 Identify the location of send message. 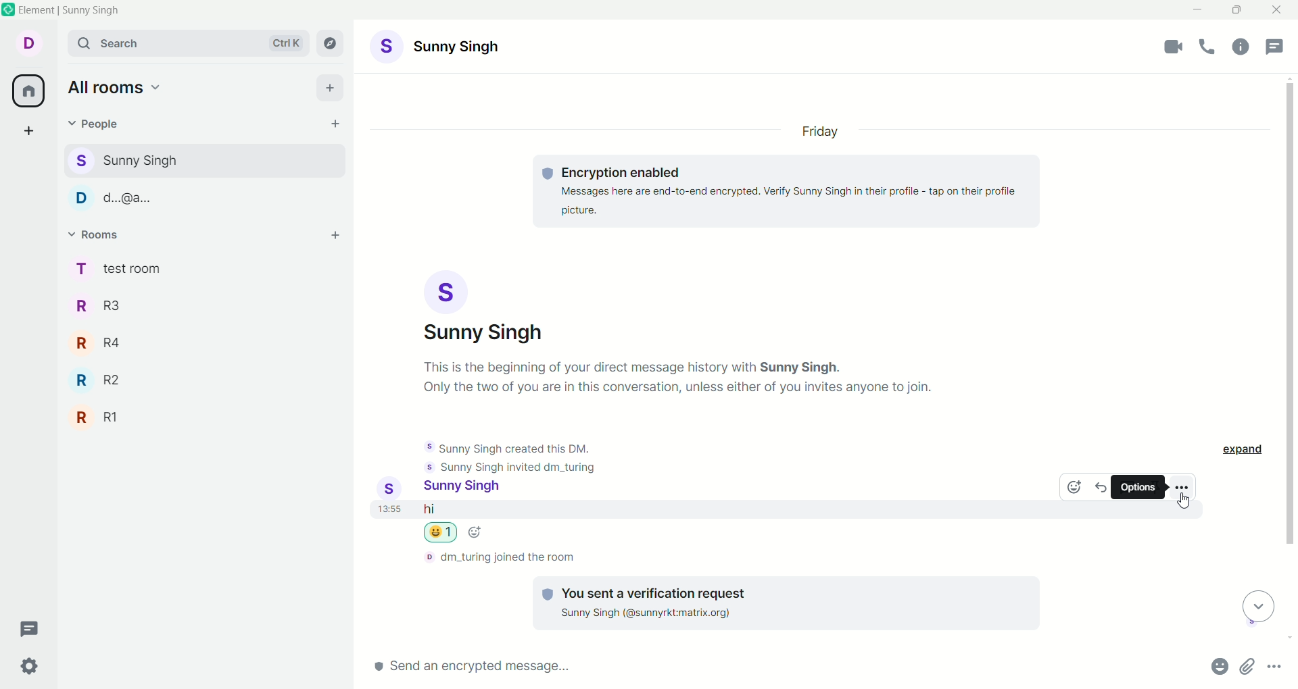
(546, 669).